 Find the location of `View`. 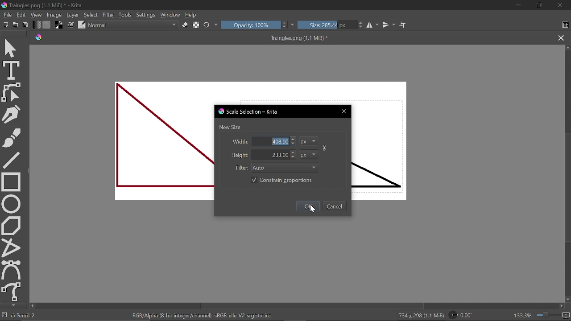

View is located at coordinates (36, 15).